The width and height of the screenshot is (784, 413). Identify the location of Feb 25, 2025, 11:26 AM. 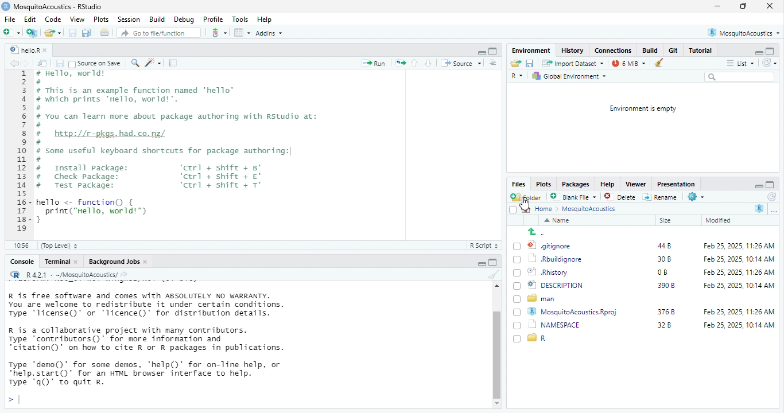
(737, 311).